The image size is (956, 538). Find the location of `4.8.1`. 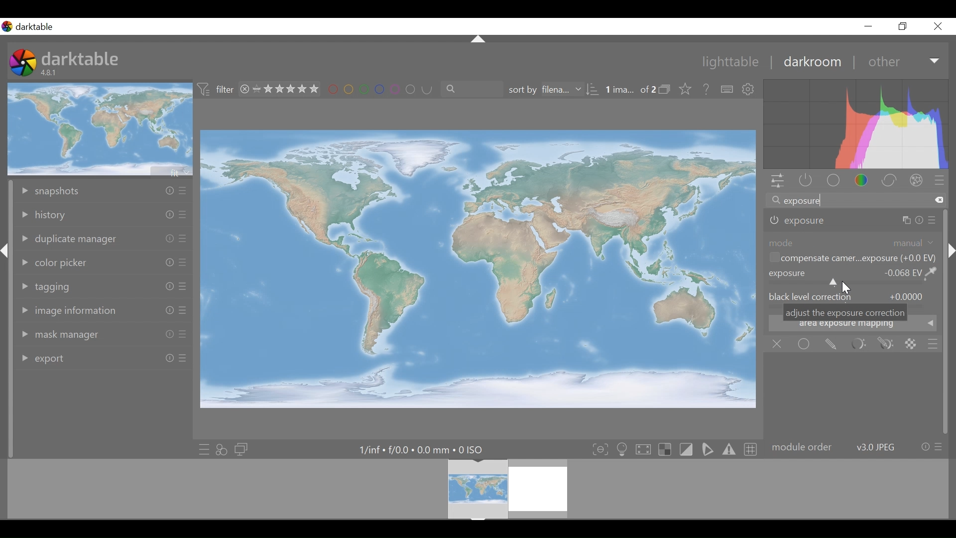

4.8.1 is located at coordinates (50, 73).